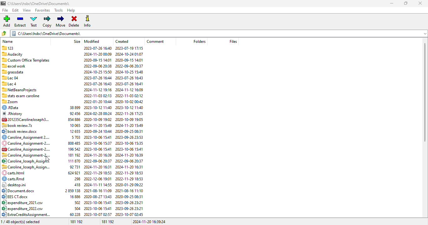 The height and width of the screenshot is (225, 428). Describe the element at coordinates (122, 41) in the screenshot. I see `created` at that location.